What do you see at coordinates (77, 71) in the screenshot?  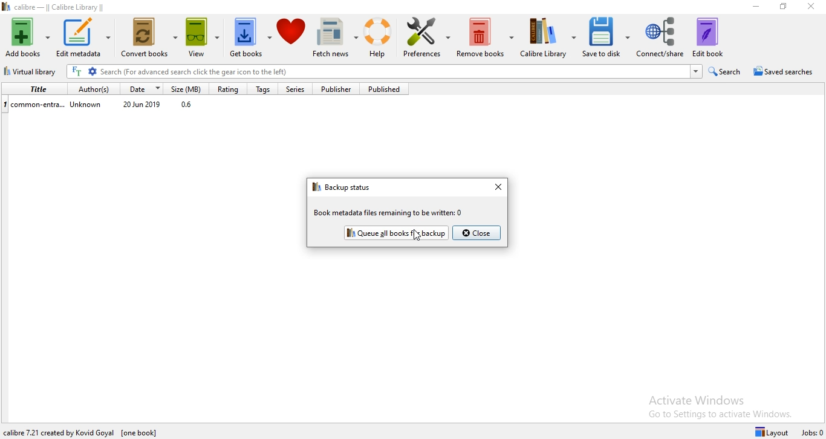 I see `Search the full text of all books in the library, not just their metadata` at bounding box center [77, 71].